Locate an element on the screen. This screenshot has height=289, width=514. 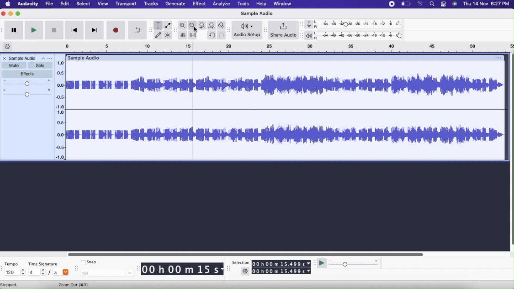
Slider is located at coordinates (60, 108).